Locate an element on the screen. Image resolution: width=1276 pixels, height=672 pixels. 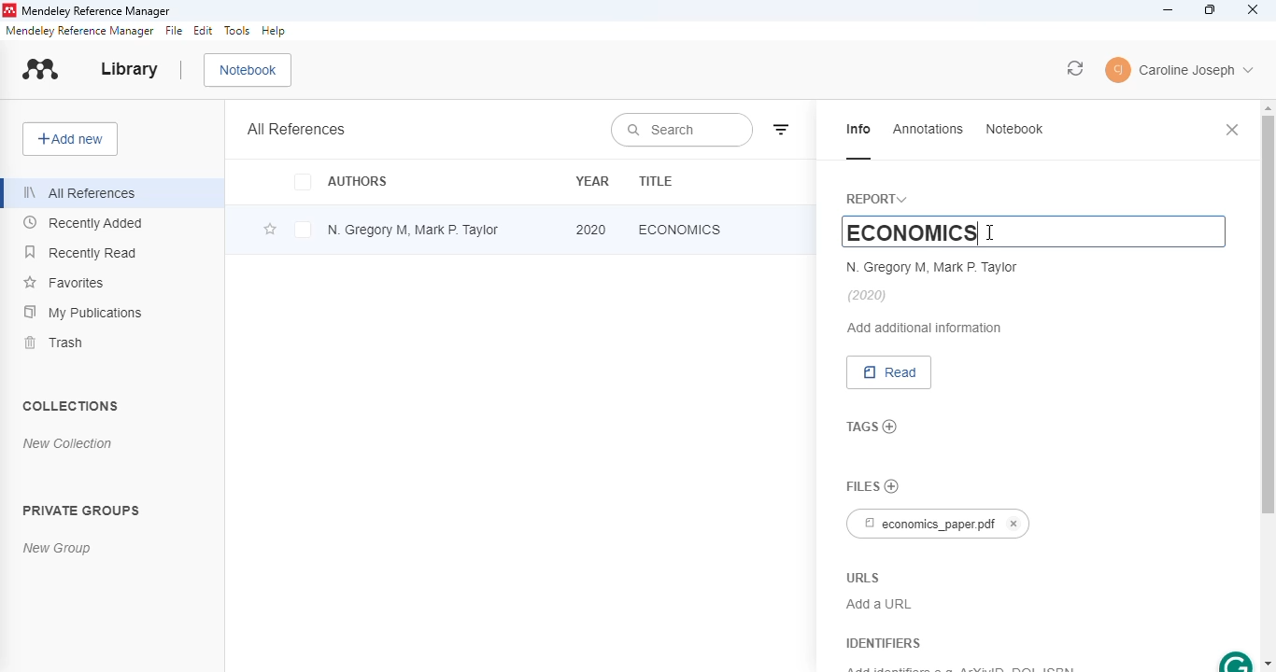
private groups is located at coordinates (82, 511).